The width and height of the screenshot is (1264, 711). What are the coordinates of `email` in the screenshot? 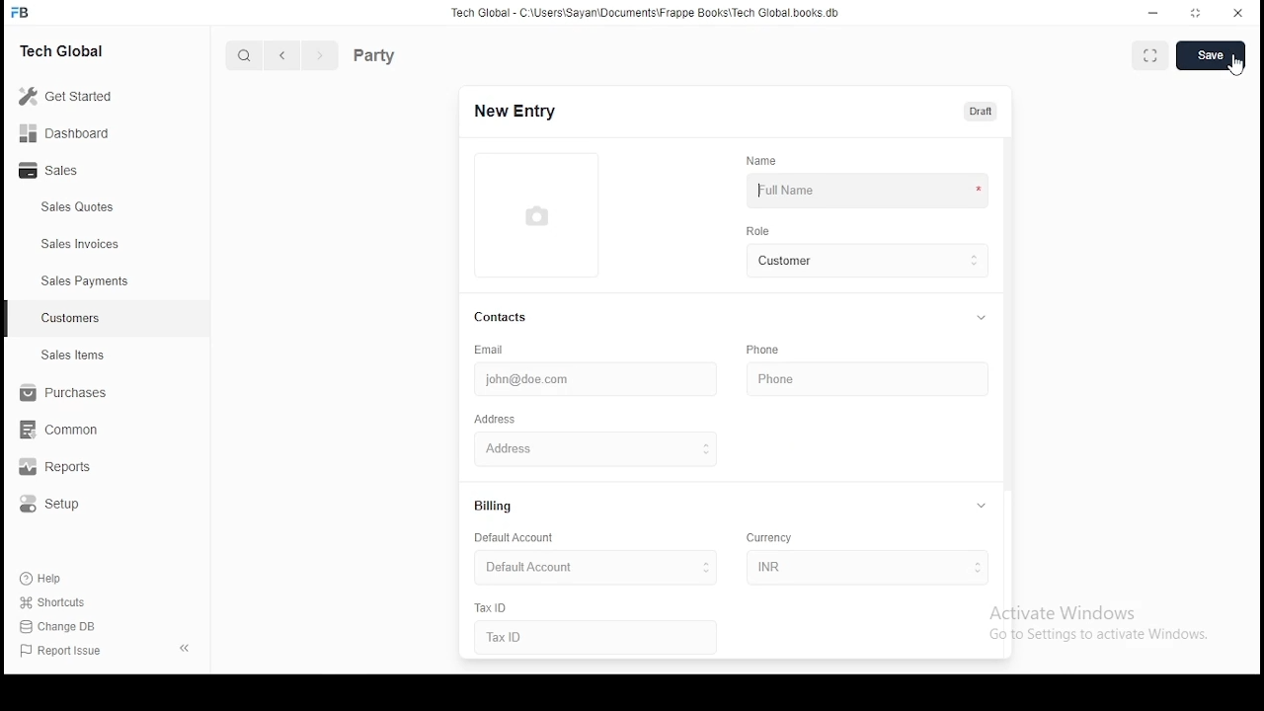 It's located at (491, 350).